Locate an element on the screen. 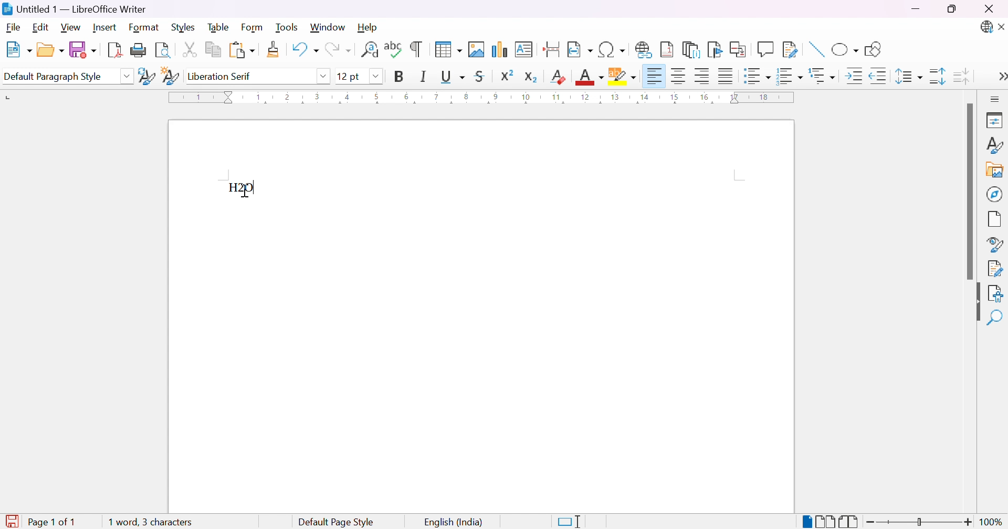 The height and width of the screenshot is (529, 1008). View is located at coordinates (72, 27).